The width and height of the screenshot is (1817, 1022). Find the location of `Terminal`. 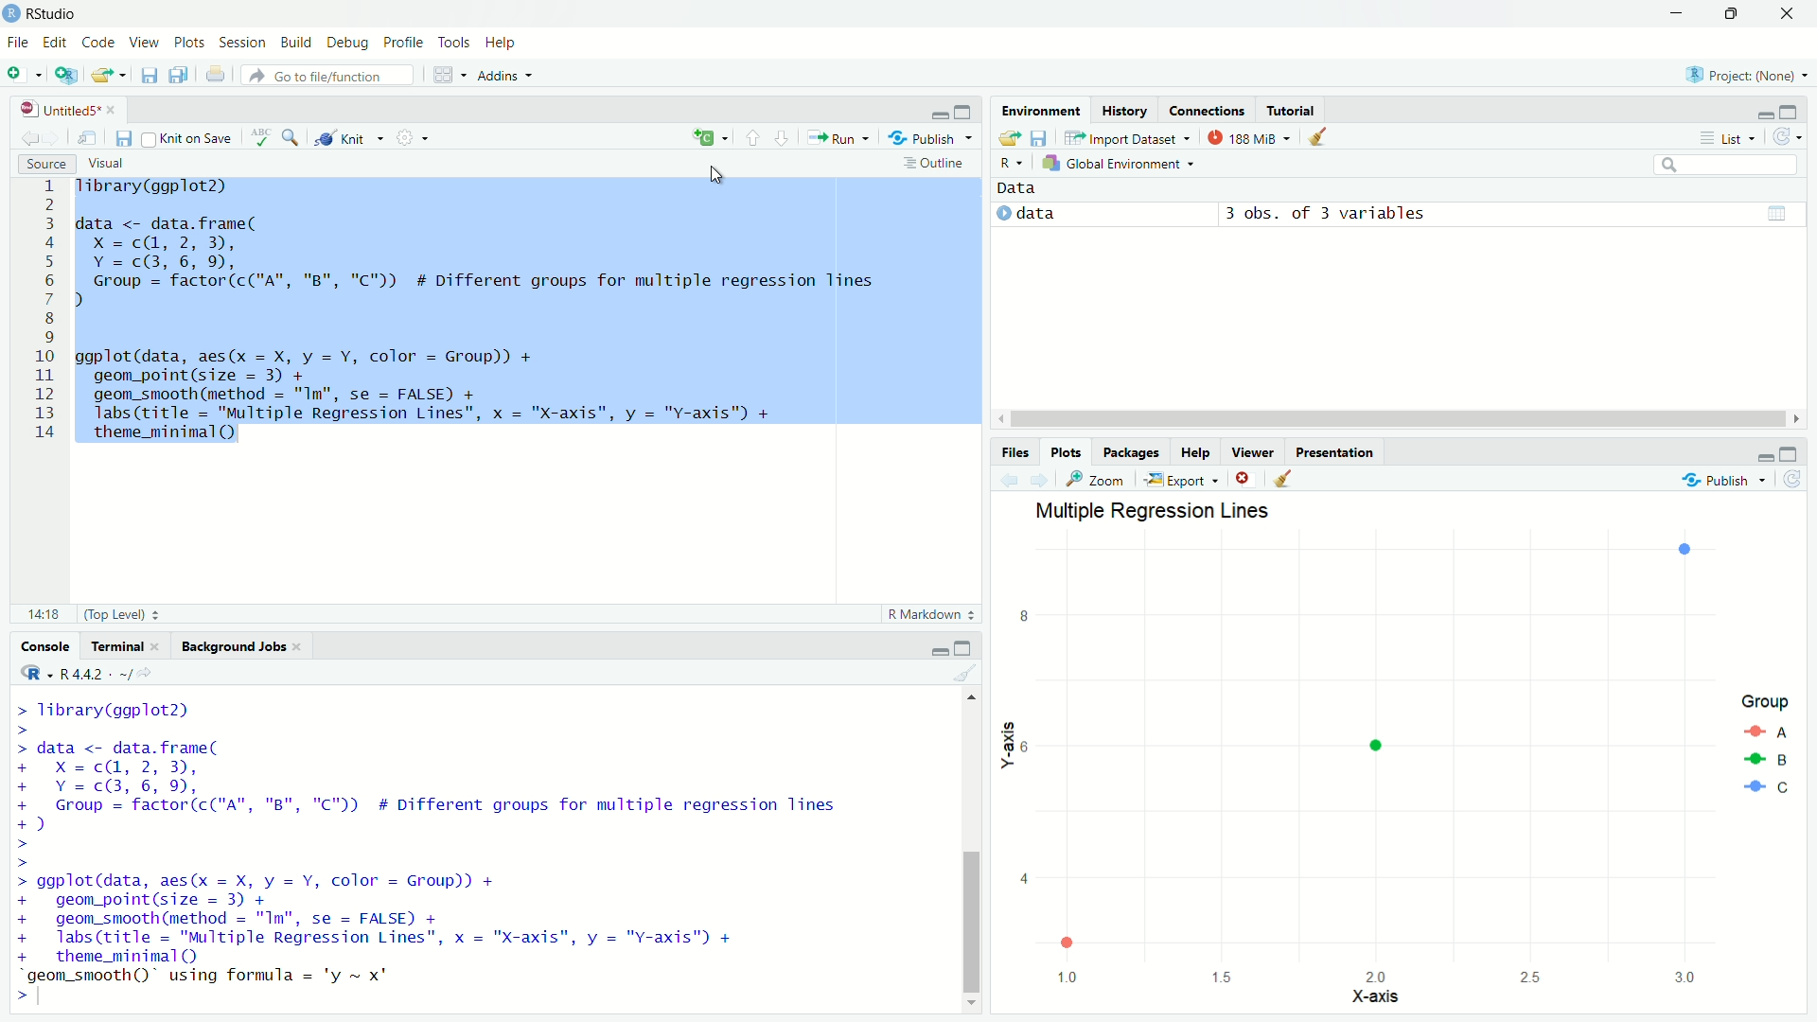

Terminal is located at coordinates (113, 643).